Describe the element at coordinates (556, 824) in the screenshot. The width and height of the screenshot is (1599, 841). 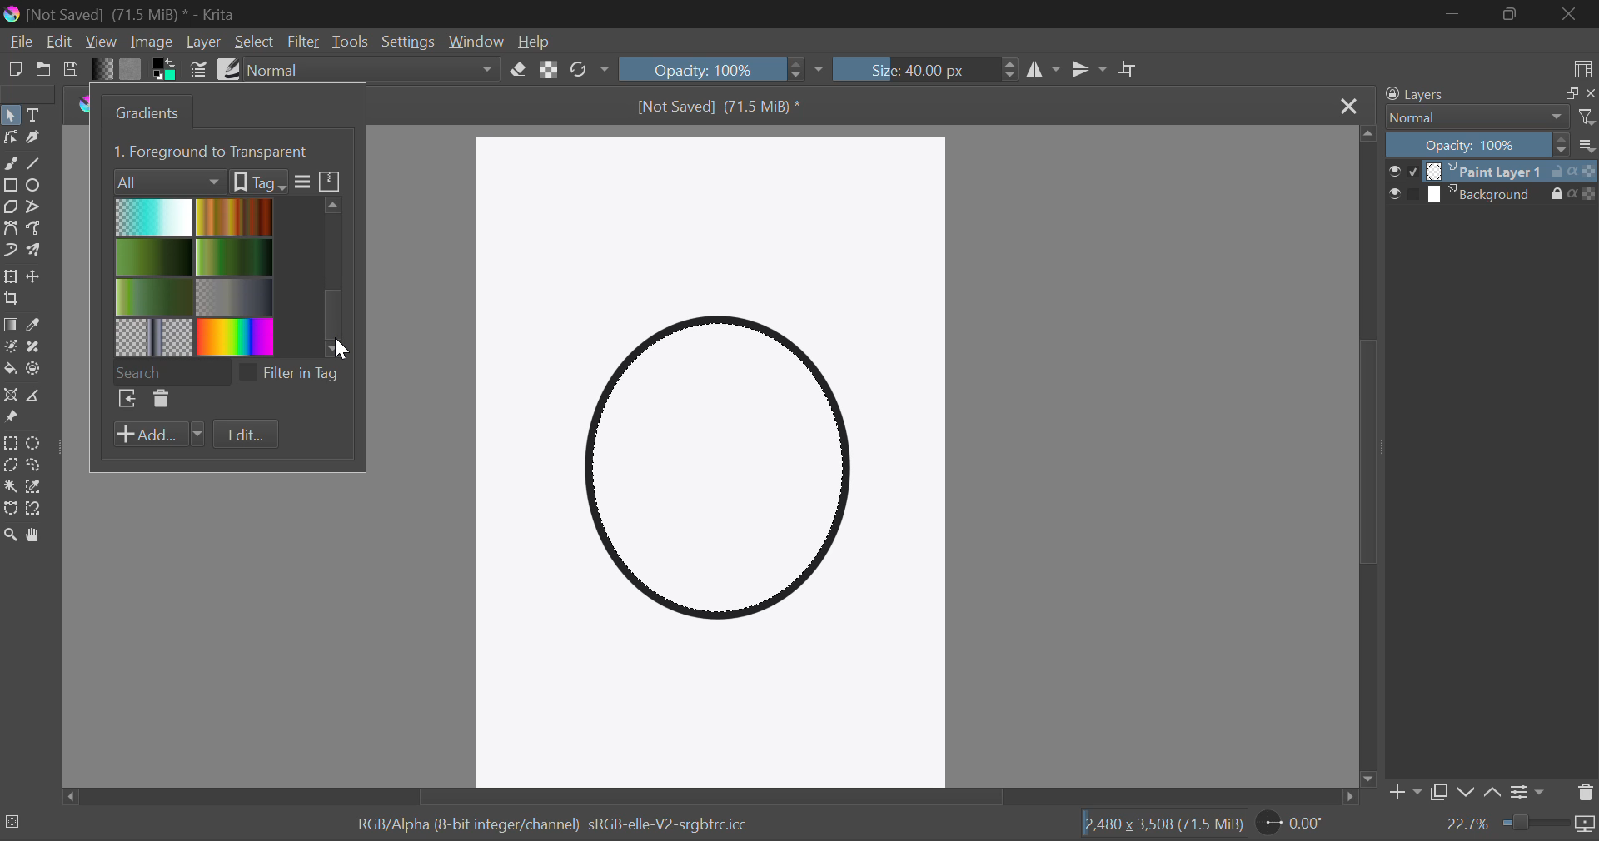
I see `RGB/Alpha (8-bit integer/channel) sRGB-elle-V2-srgbtrc.icc` at that location.